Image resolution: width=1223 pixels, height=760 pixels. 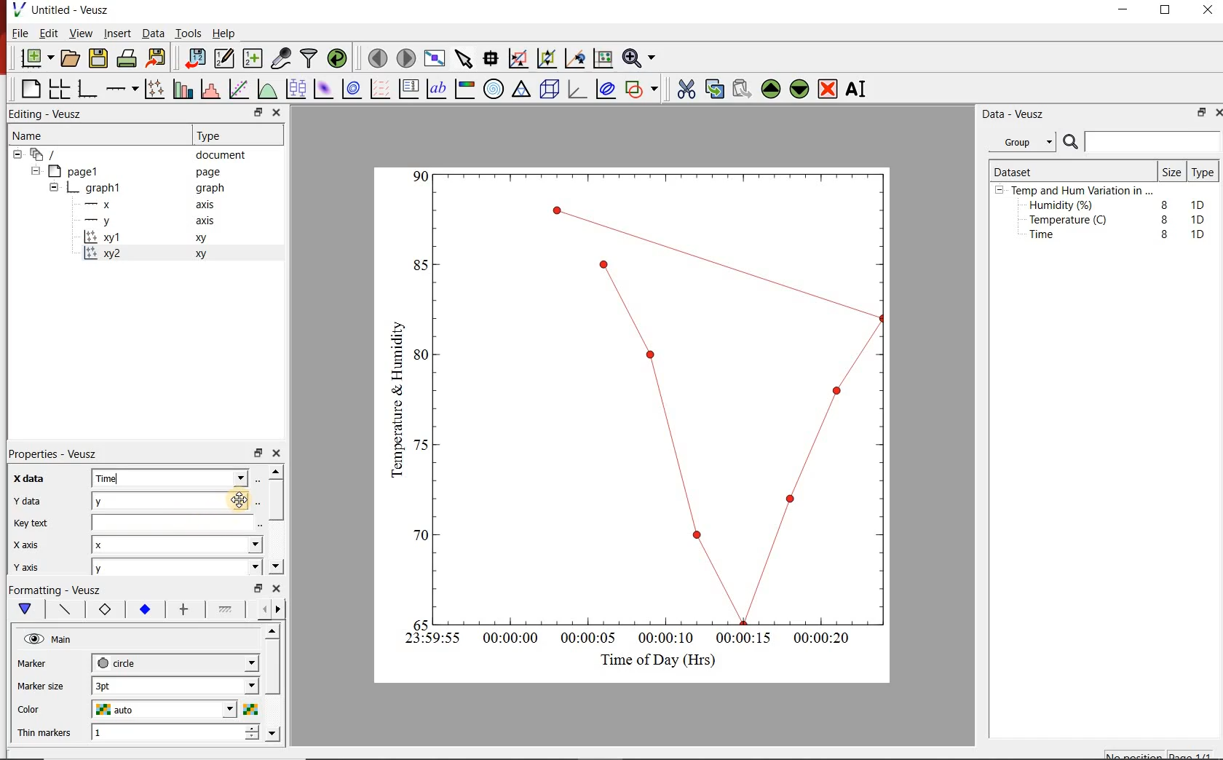 What do you see at coordinates (743, 88) in the screenshot?
I see `Paste widget from the clipboard` at bounding box center [743, 88].